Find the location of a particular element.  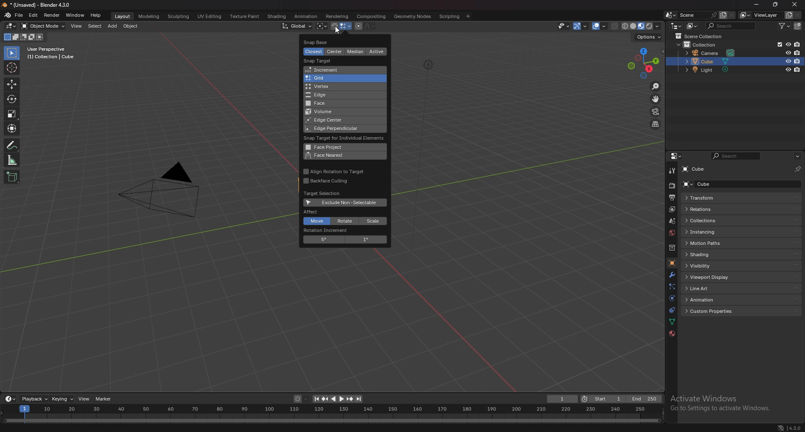

cursor is located at coordinates (11, 67).